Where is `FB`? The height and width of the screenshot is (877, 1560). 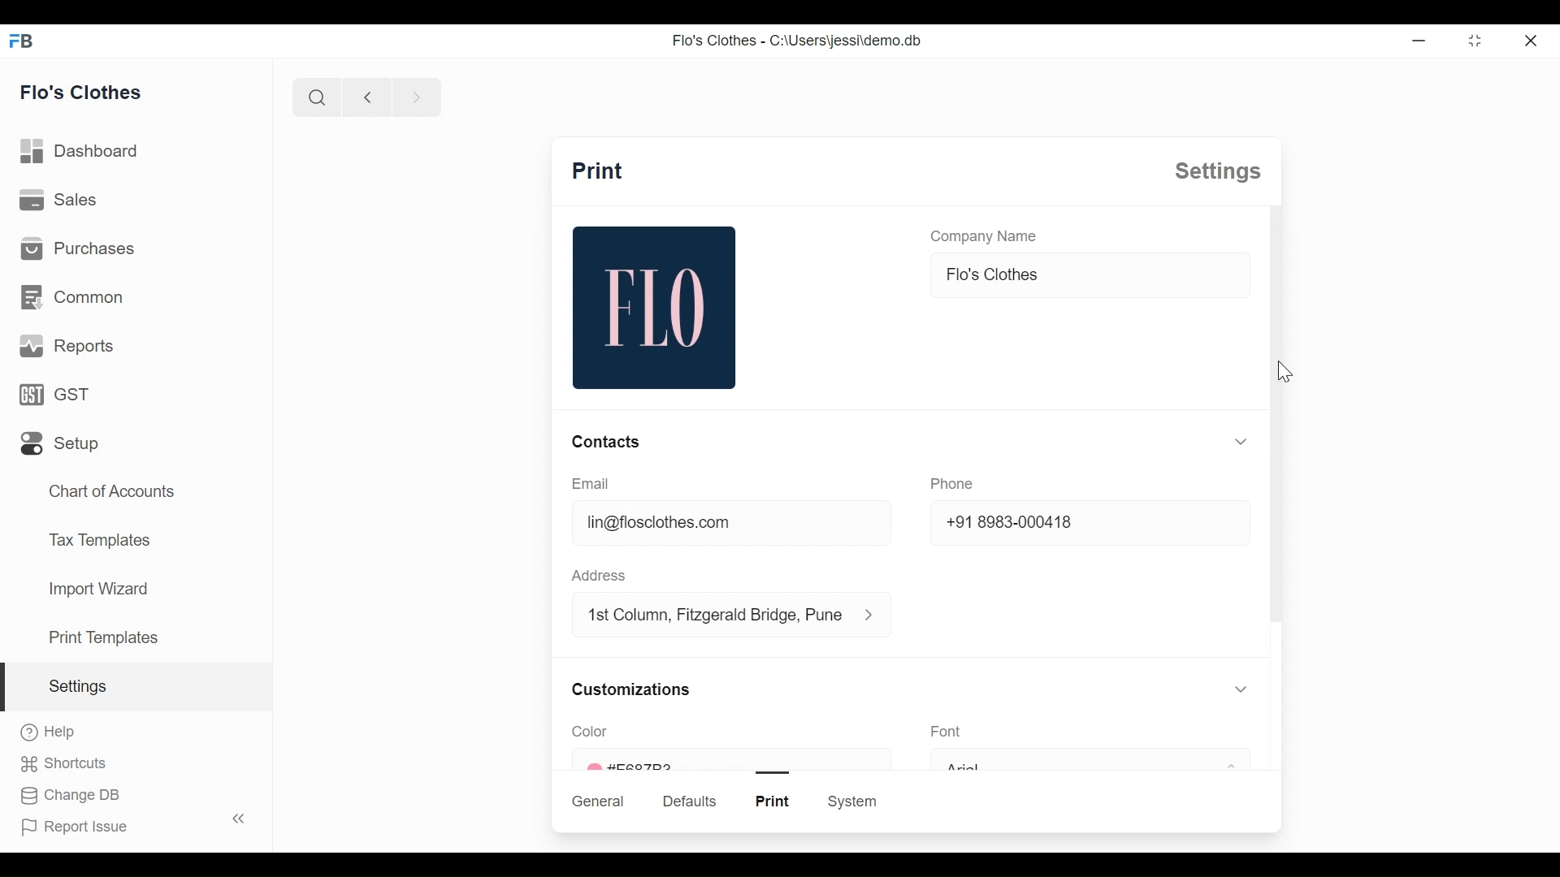
FB is located at coordinates (23, 40).